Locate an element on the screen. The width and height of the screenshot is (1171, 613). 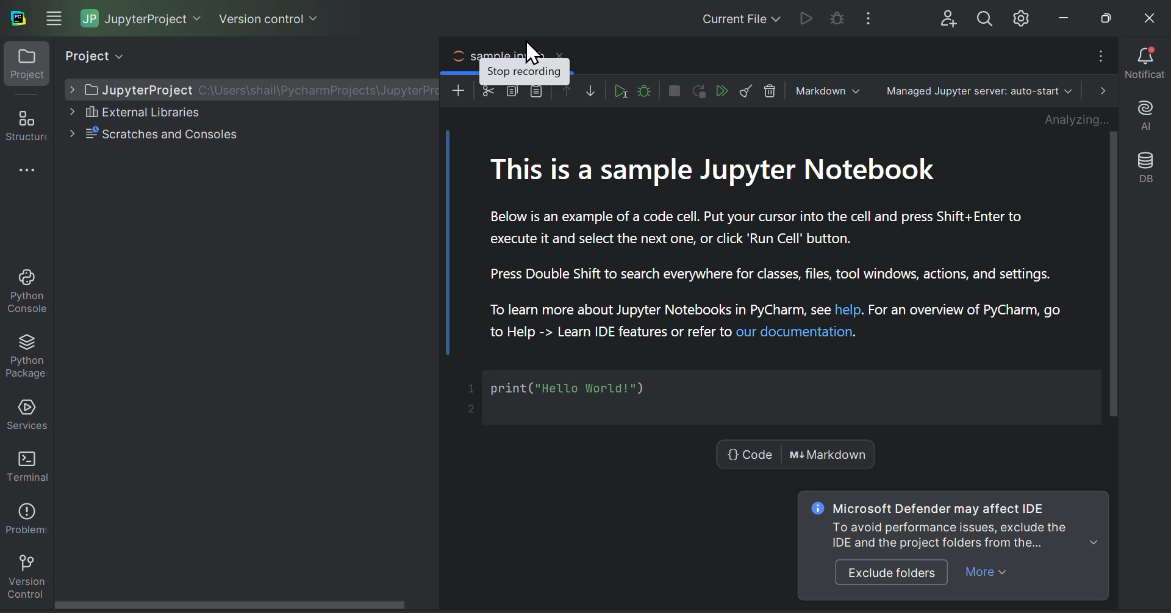
restart kernel is located at coordinates (700, 91).